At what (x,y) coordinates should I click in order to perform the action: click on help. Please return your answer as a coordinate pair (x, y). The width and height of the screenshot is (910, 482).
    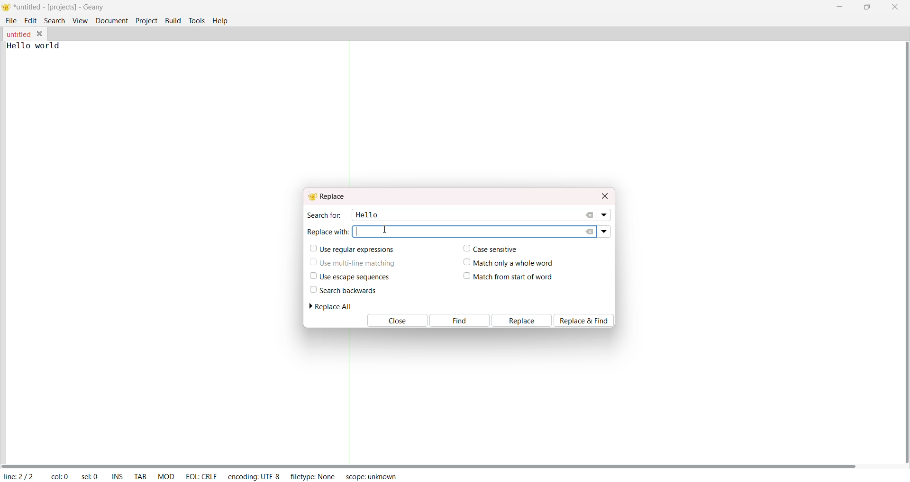
    Looking at the image, I should click on (223, 20).